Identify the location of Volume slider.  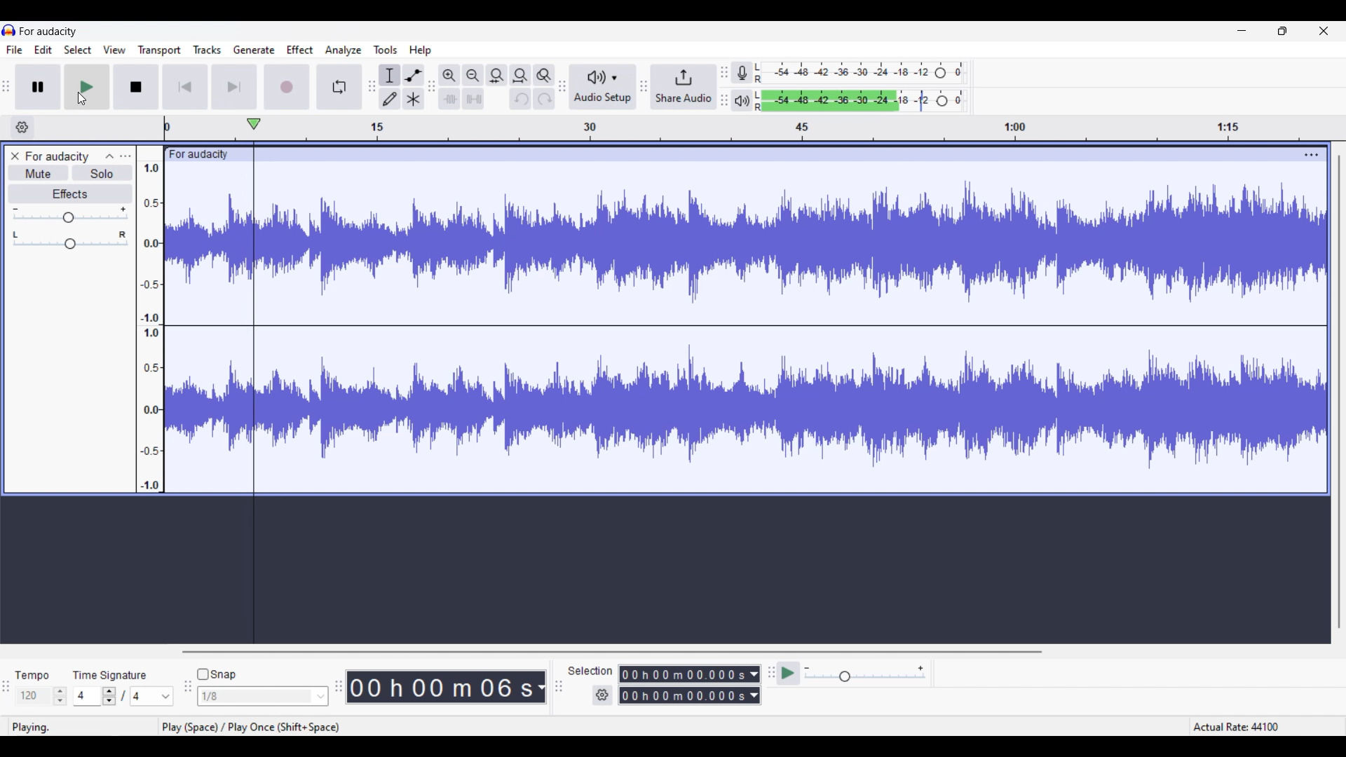
(70, 214).